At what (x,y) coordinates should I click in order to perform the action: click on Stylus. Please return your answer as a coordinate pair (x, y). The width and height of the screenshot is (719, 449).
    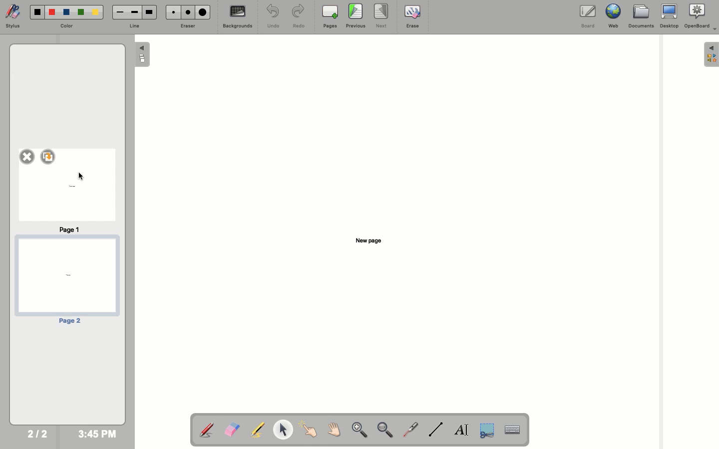
    Looking at the image, I should click on (13, 16).